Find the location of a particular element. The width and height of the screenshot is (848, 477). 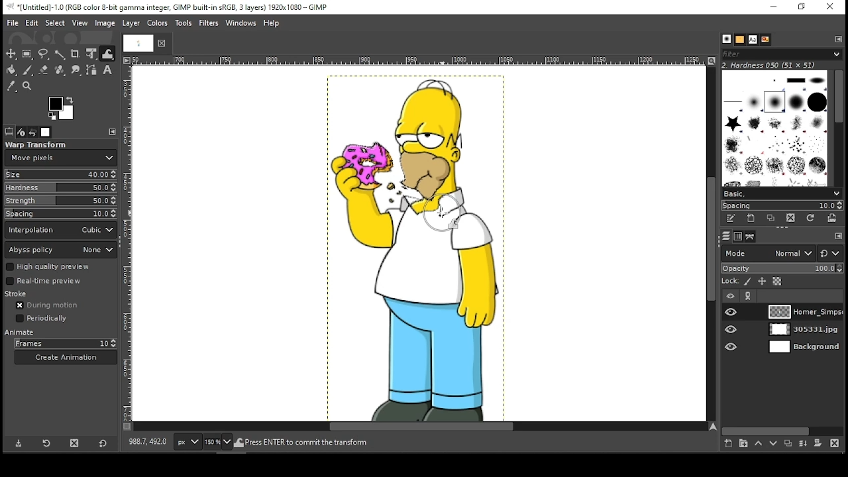

scroll bar is located at coordinates (781, 431).